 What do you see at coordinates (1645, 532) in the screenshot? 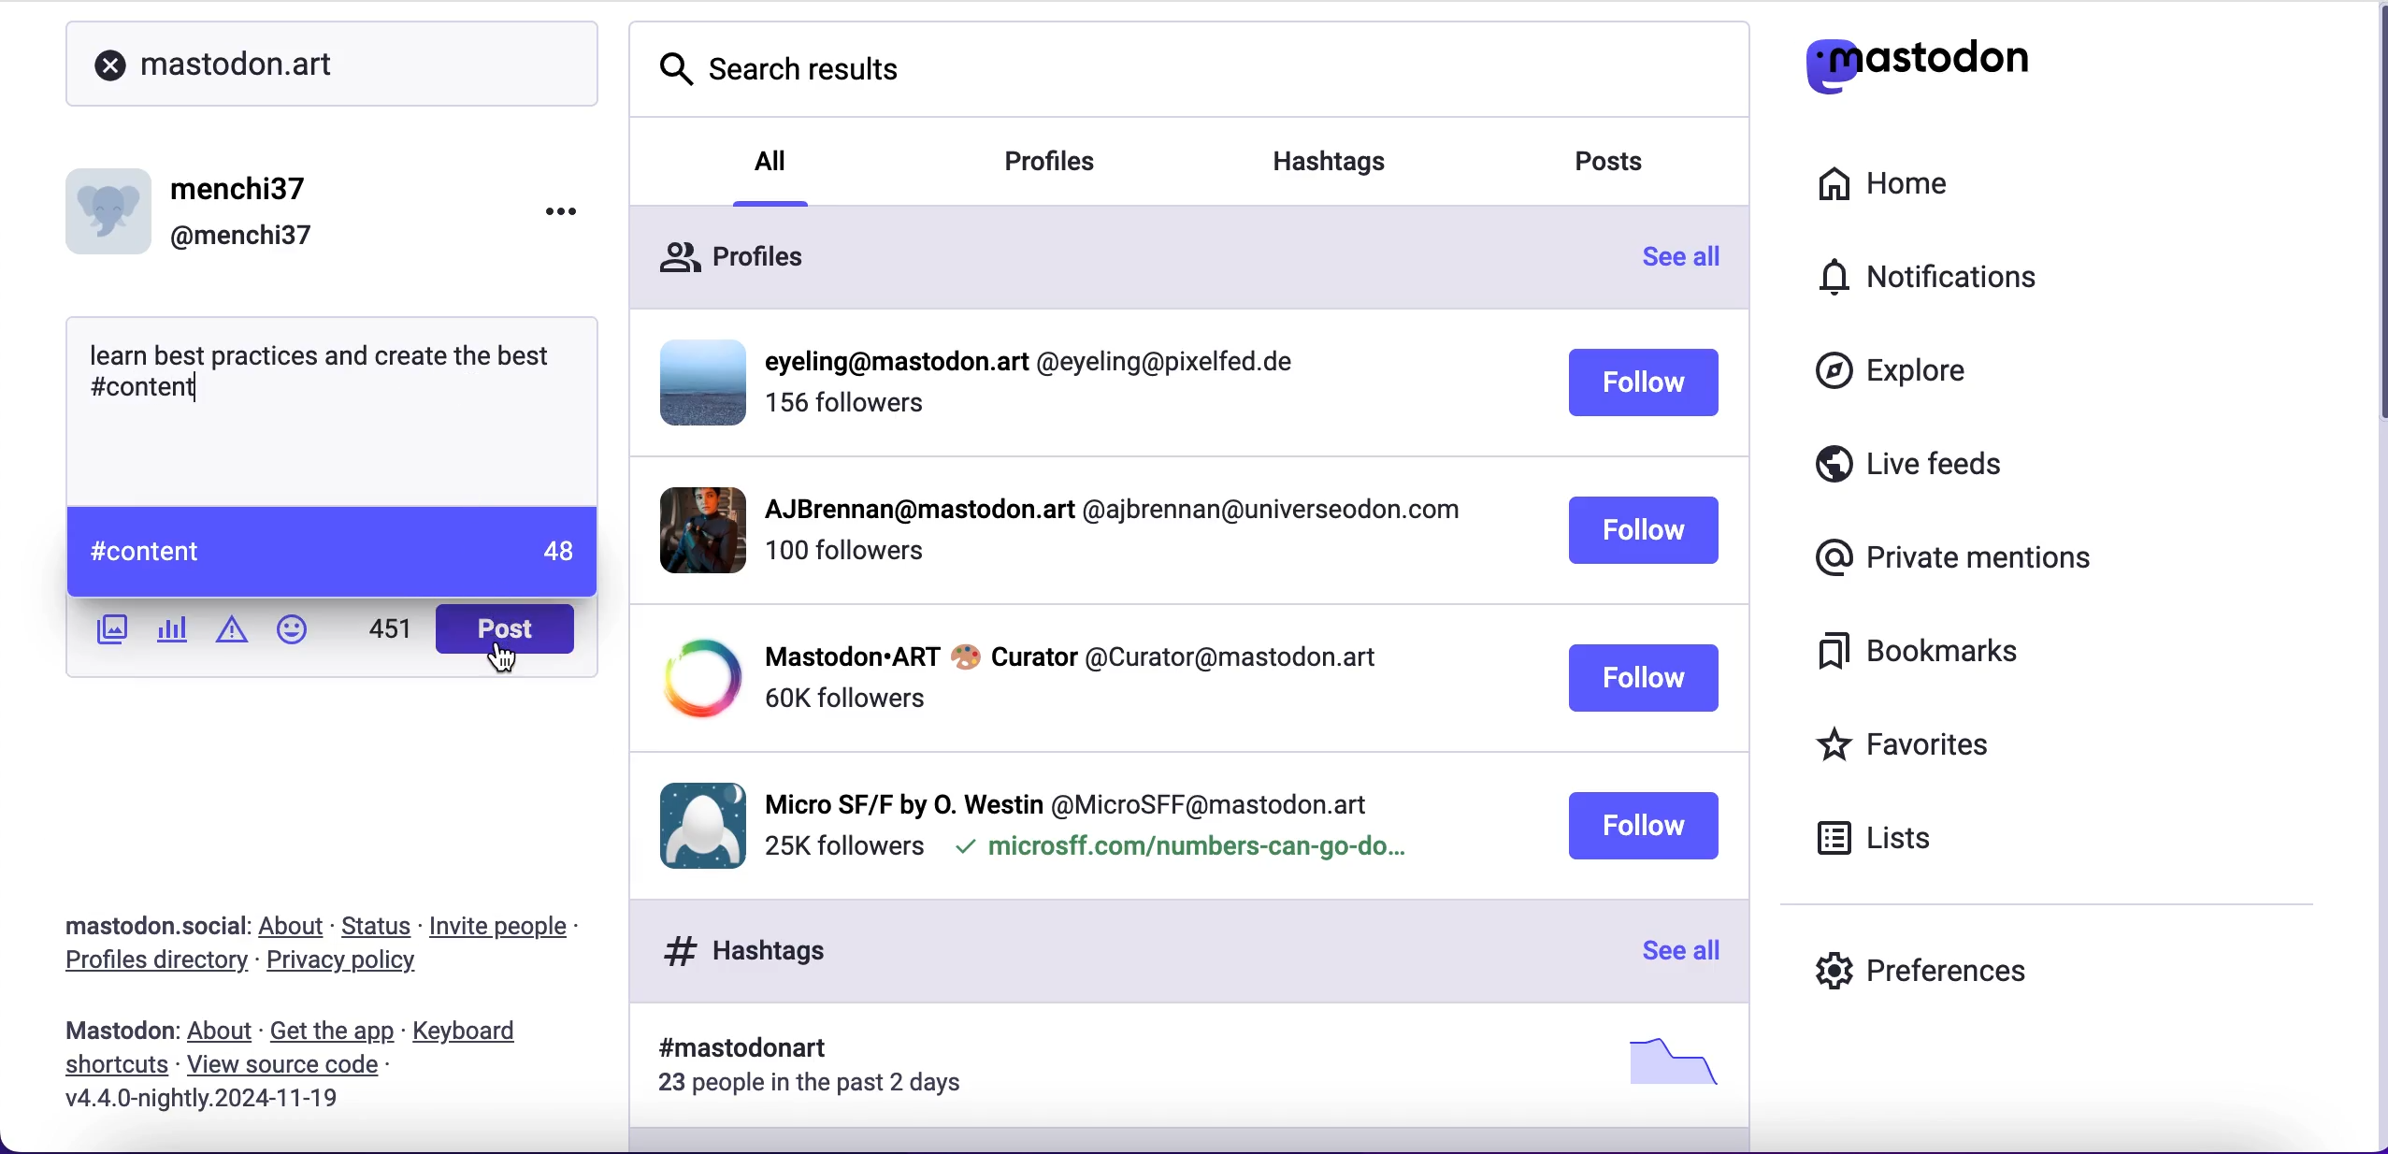
I see `follow` at bounding box center [1645, 532].